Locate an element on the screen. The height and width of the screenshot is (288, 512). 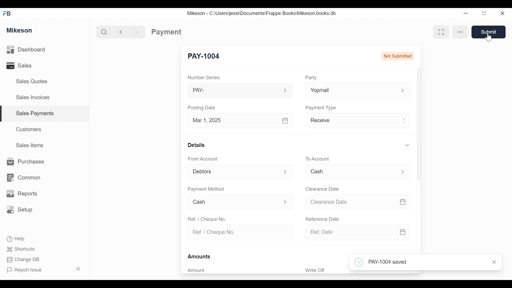
Receive is located at coordinates (361, 121).